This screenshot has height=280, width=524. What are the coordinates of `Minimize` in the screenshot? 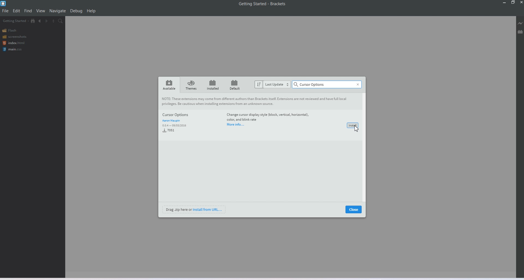 It's located at (505, 2).